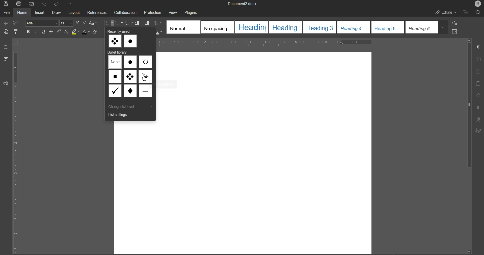 The width and height of the screenshot is (484, 255). What do you see at coordinates (467, 12) in the screenshot?
I see `Open File Location` at bounding box center [467, 12].